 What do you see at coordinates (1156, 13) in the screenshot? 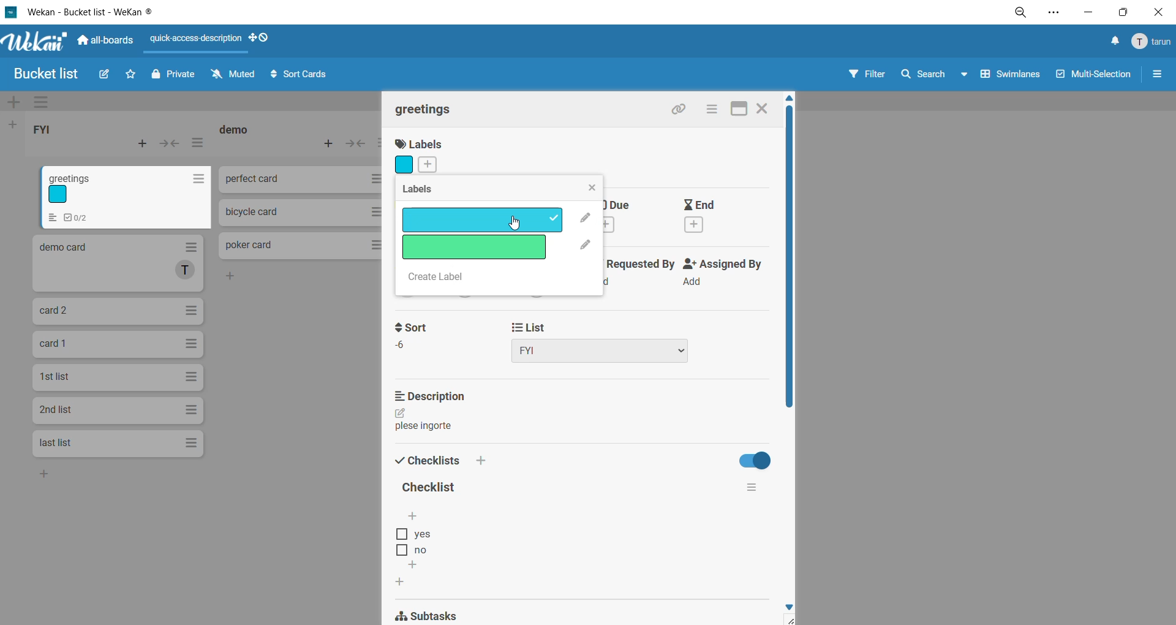
I see `close` at bounding box center [1156, 13].